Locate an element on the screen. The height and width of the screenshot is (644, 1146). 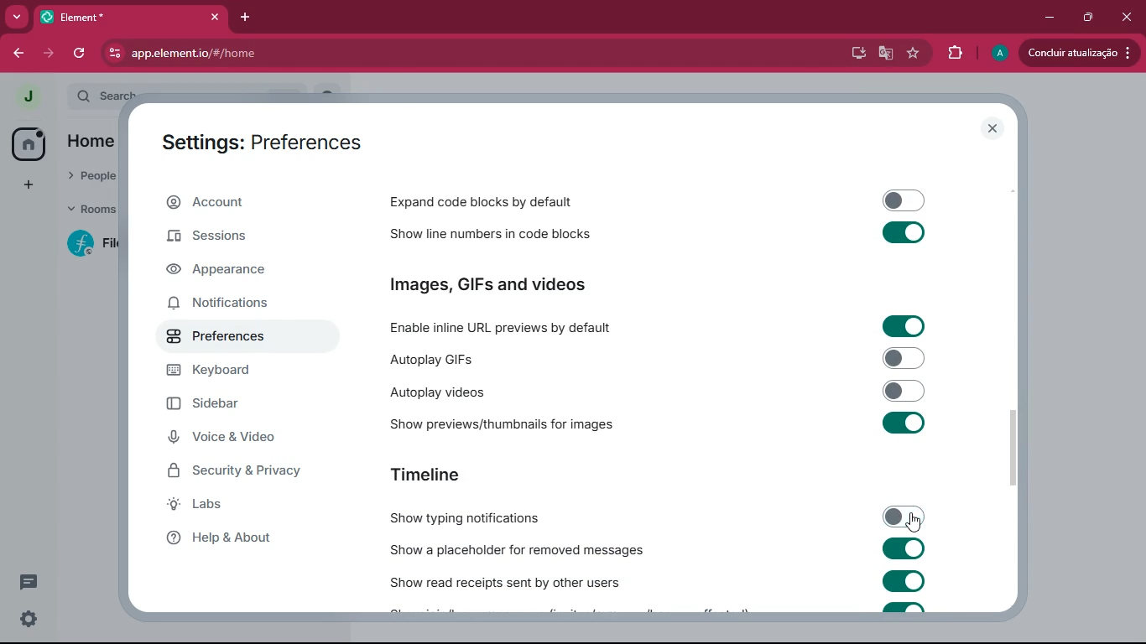
threads is located at coordinates (30, 581).